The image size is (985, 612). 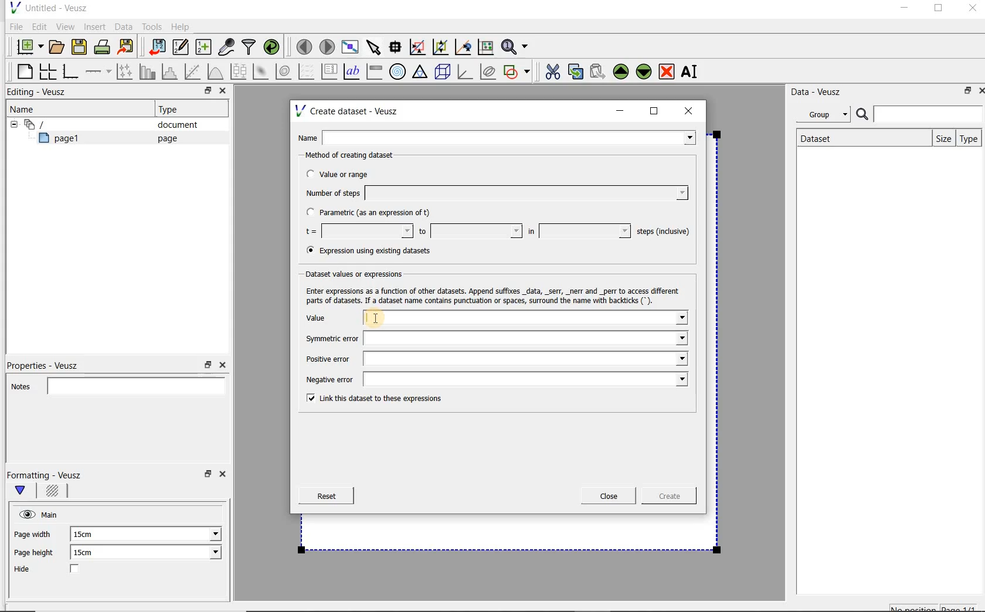 I want to click on new document, so click(x=27, y=45).